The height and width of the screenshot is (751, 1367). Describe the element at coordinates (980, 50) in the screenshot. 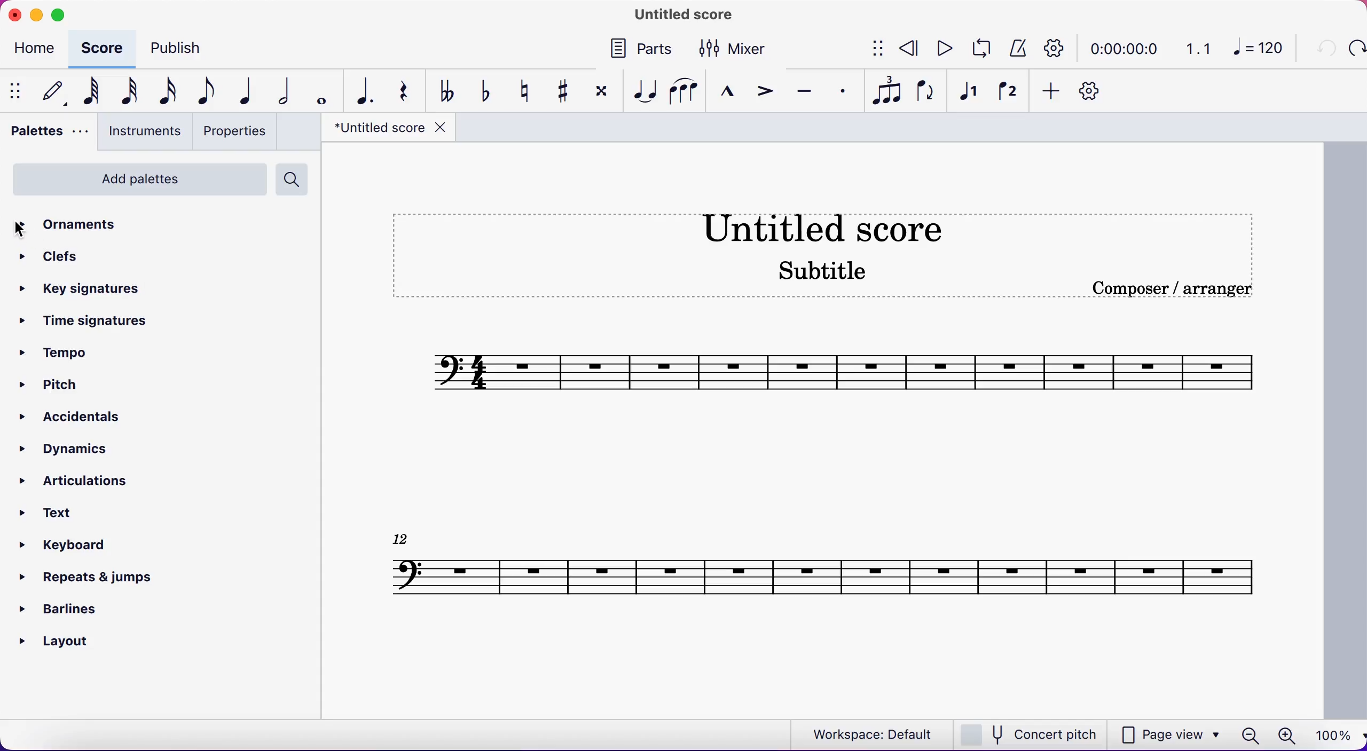

I see `playback loop` at that location.